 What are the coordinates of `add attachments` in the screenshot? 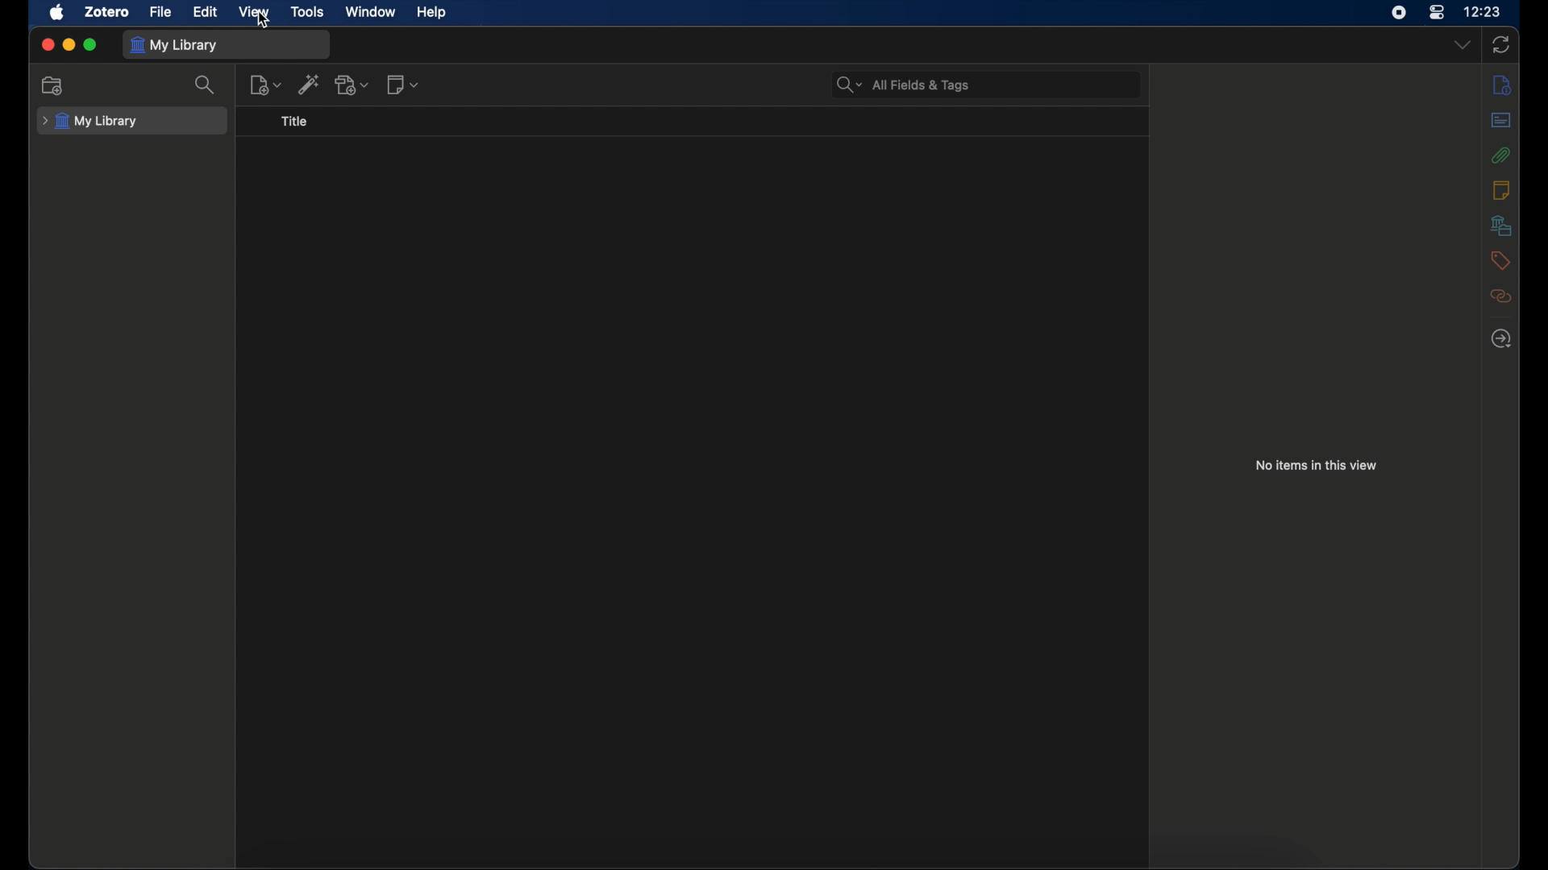 It's located at (353, 85).